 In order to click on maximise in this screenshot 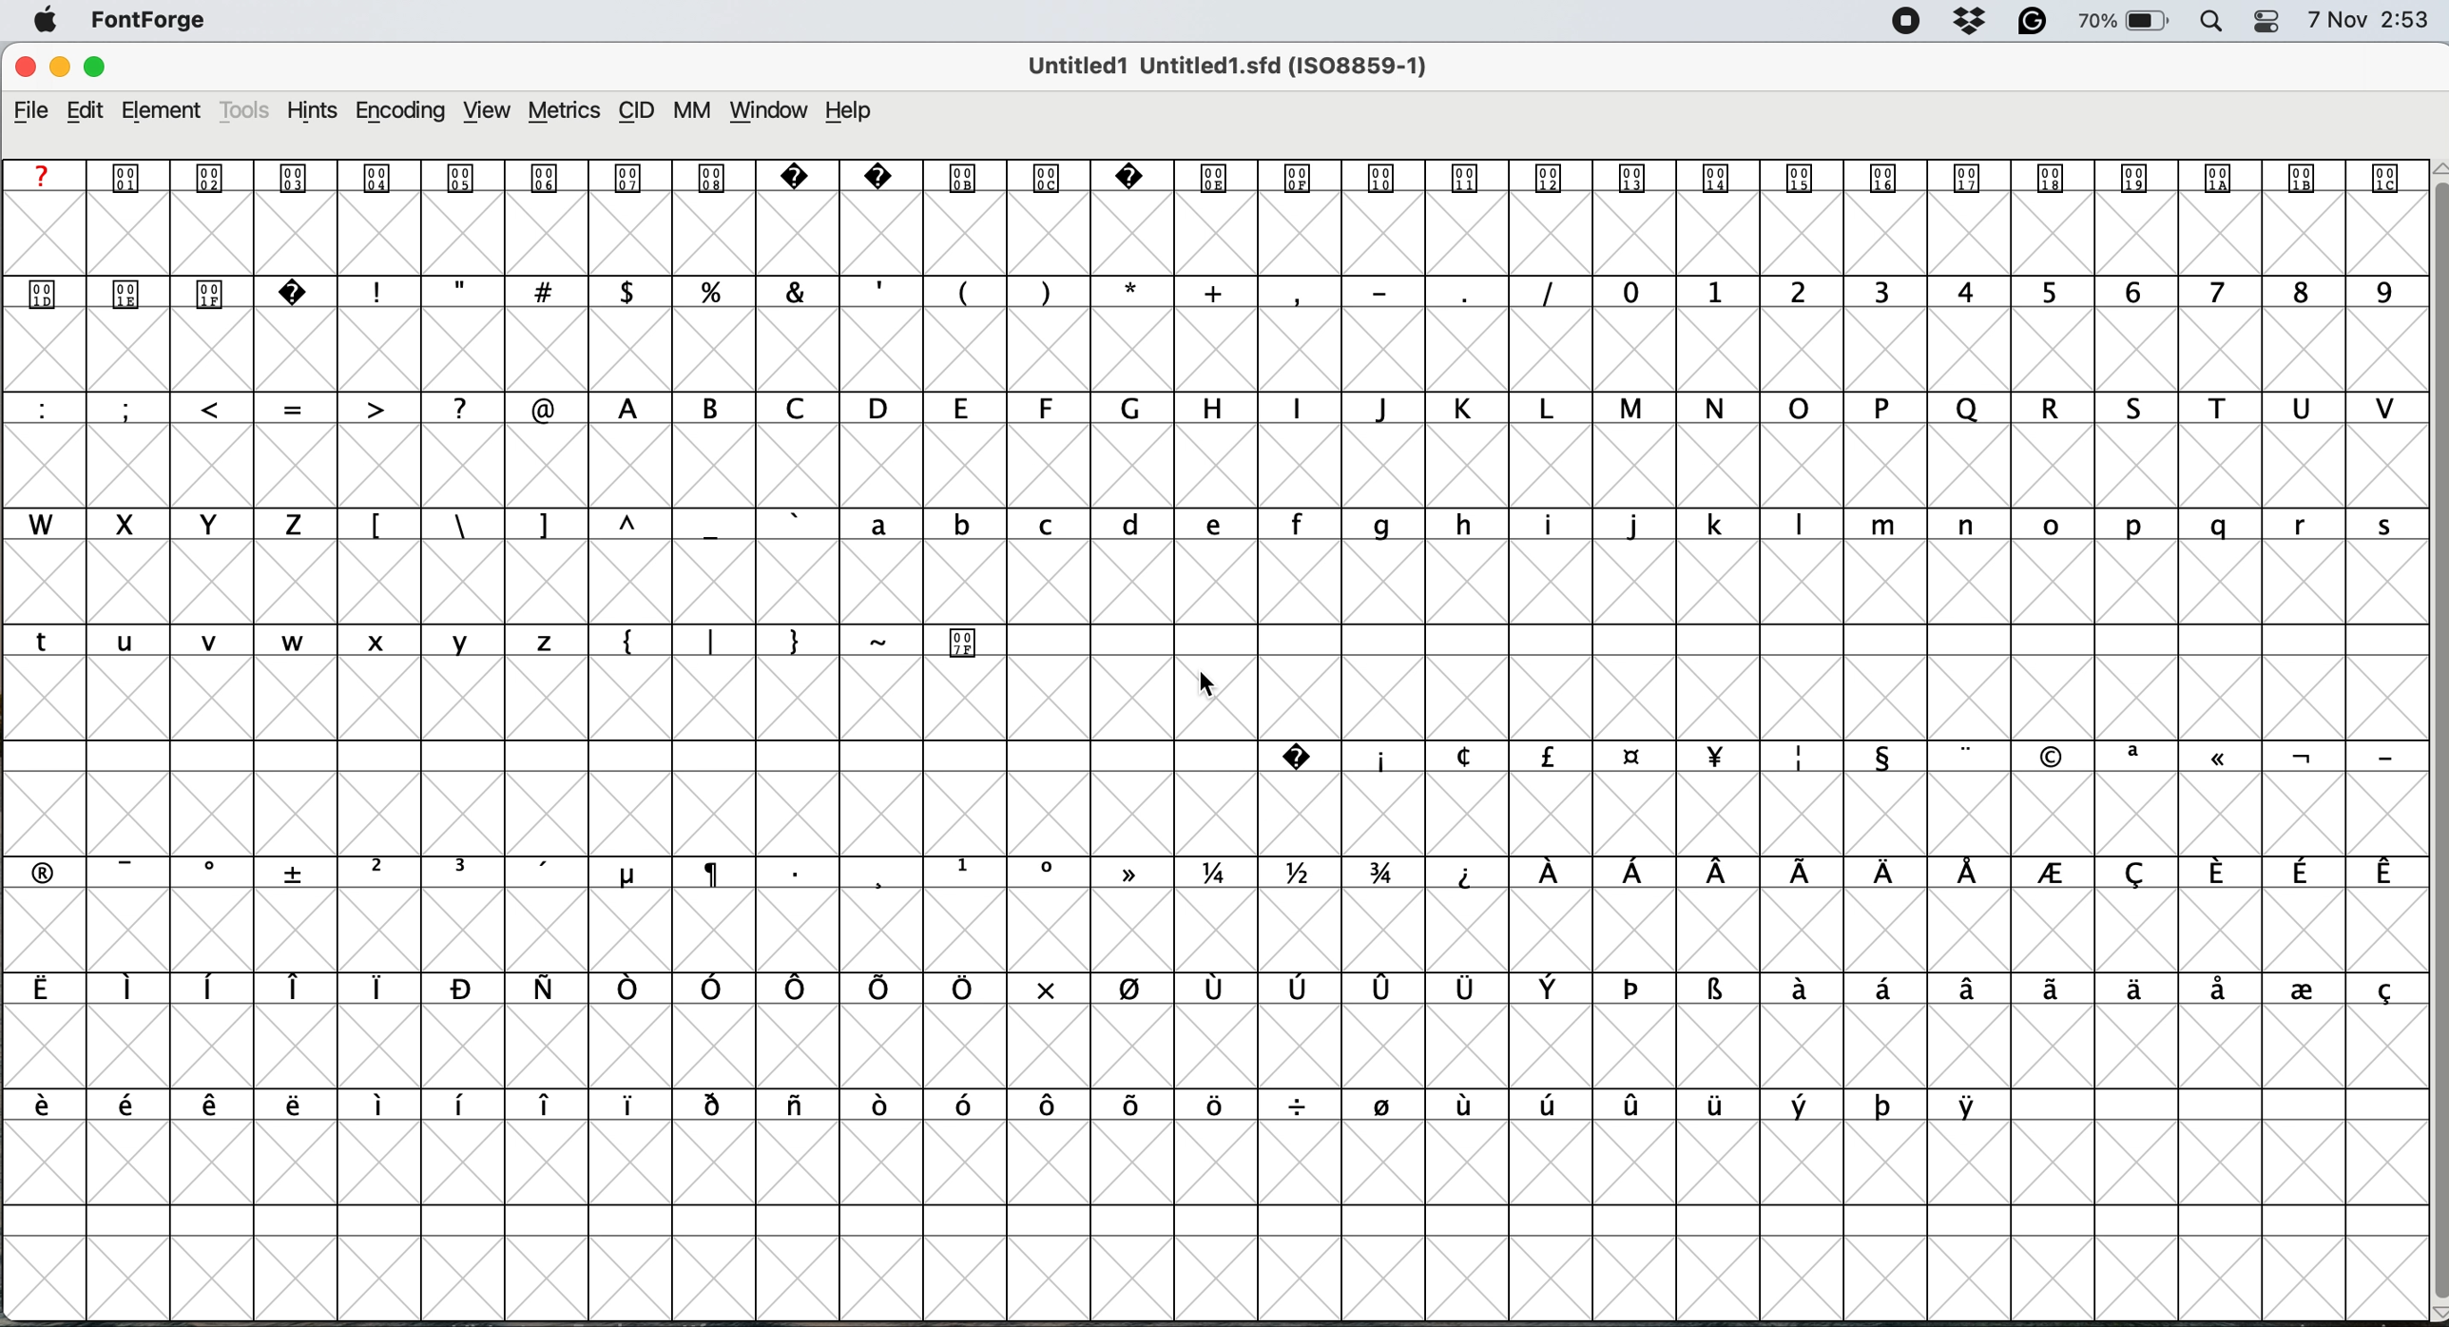, I will do `click(93, 66)`.